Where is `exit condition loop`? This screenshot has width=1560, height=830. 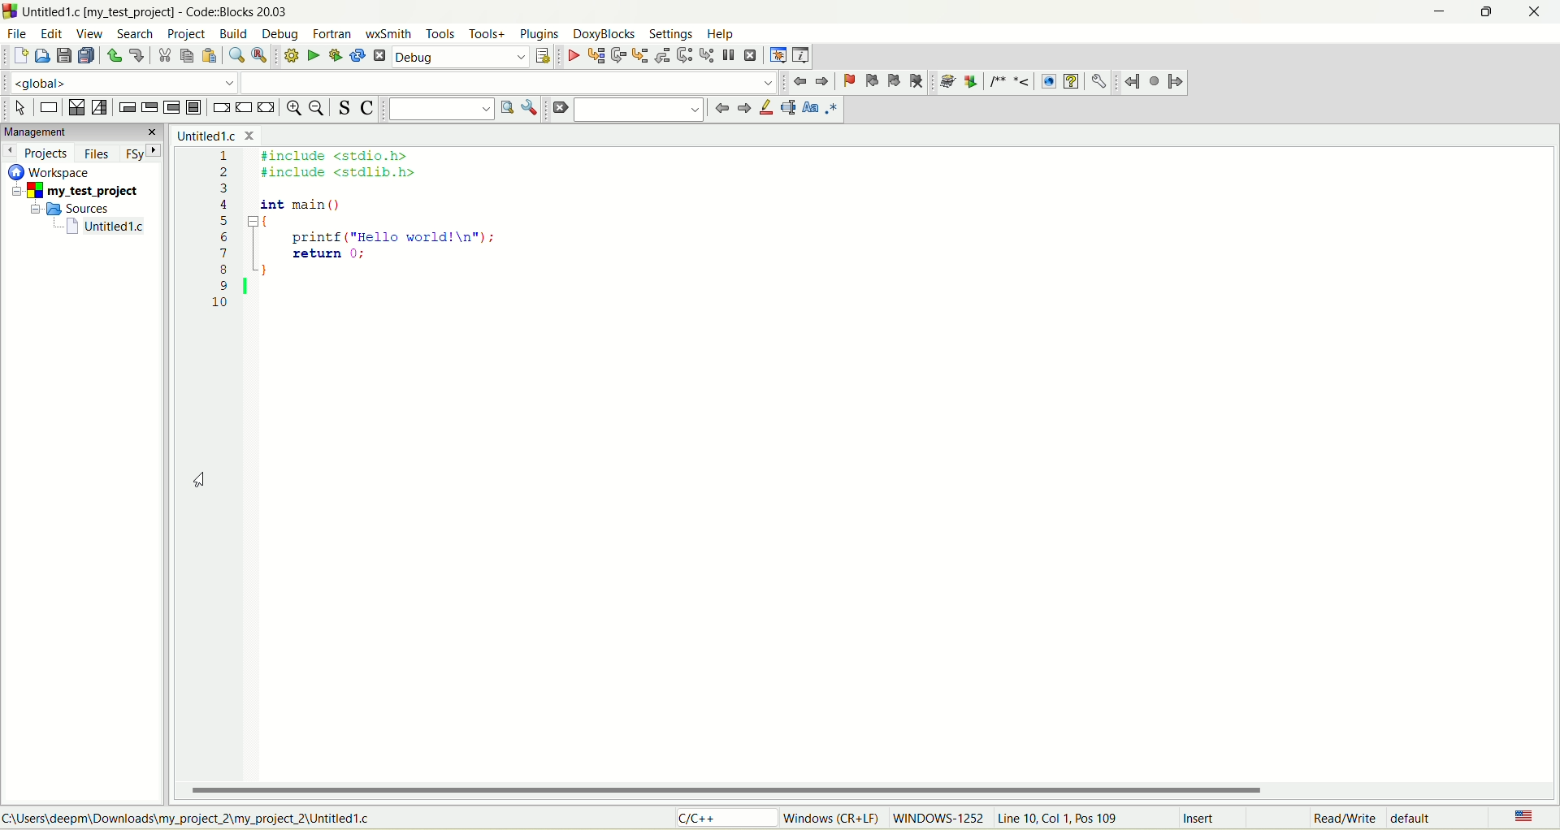
exit condition loop is located at coordinates (149, 106).